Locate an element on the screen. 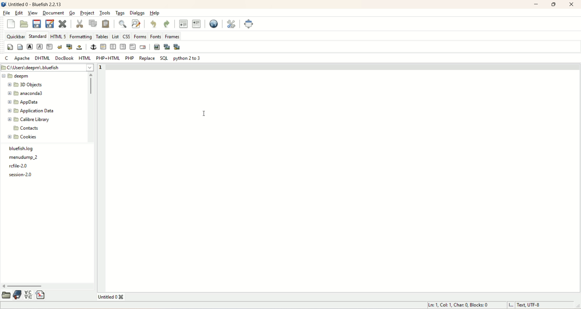  minimize is located at coordinates (536, 4).